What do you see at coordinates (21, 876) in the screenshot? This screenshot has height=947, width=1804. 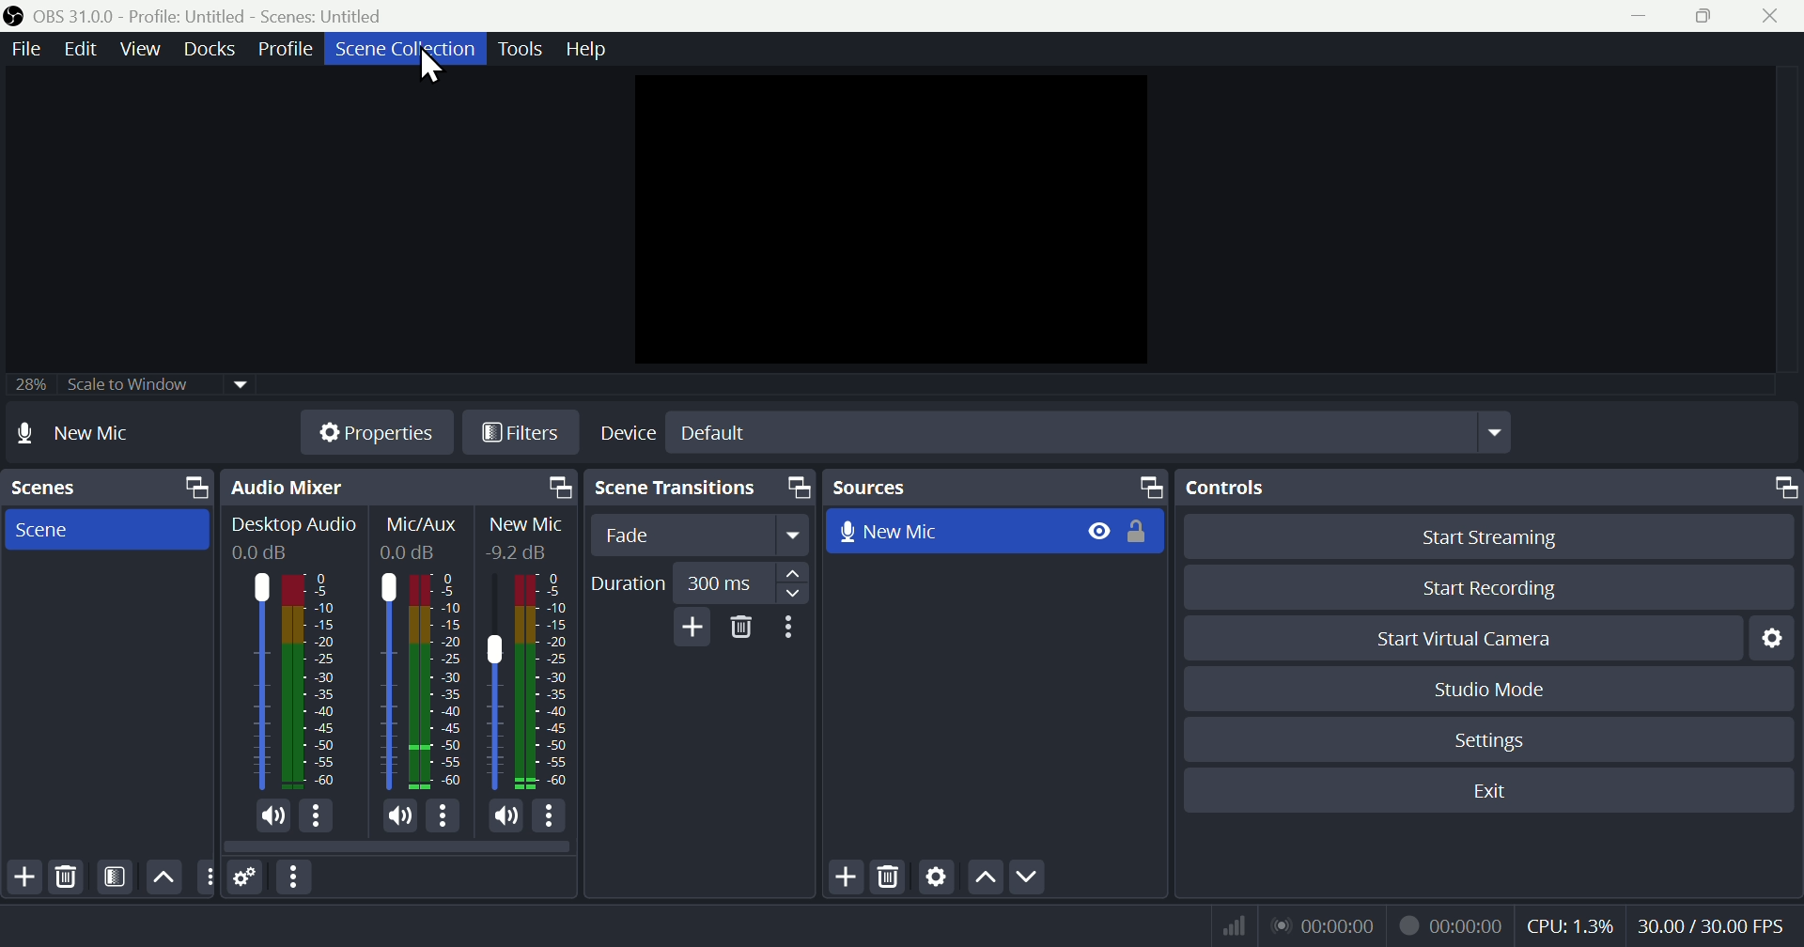 I see `Add` at bounding box center [21, 876].